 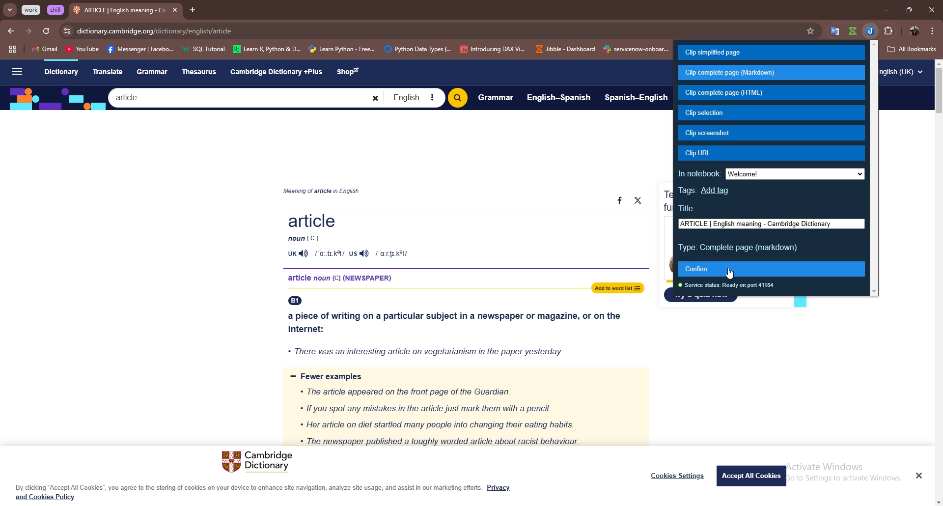 What do you see at coordinates (909, 9) in the screenshot?
I see `resize` at bounding box center [909, 9].